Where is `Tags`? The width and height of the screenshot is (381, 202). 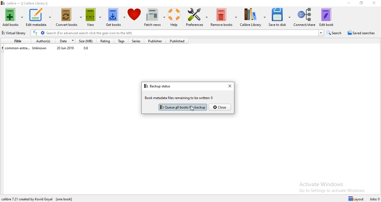 Tags is located at coordinates (121, 41).